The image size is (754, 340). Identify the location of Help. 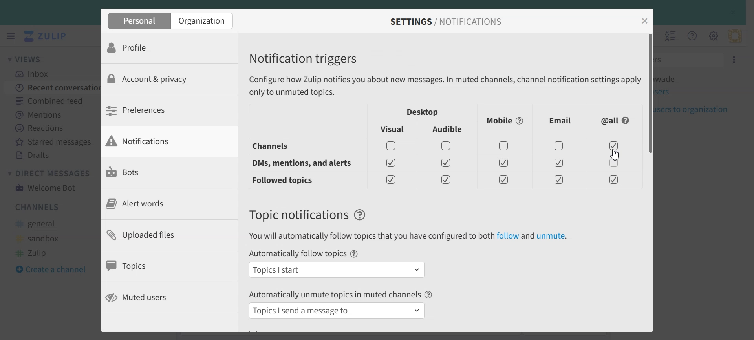
(355, 254).